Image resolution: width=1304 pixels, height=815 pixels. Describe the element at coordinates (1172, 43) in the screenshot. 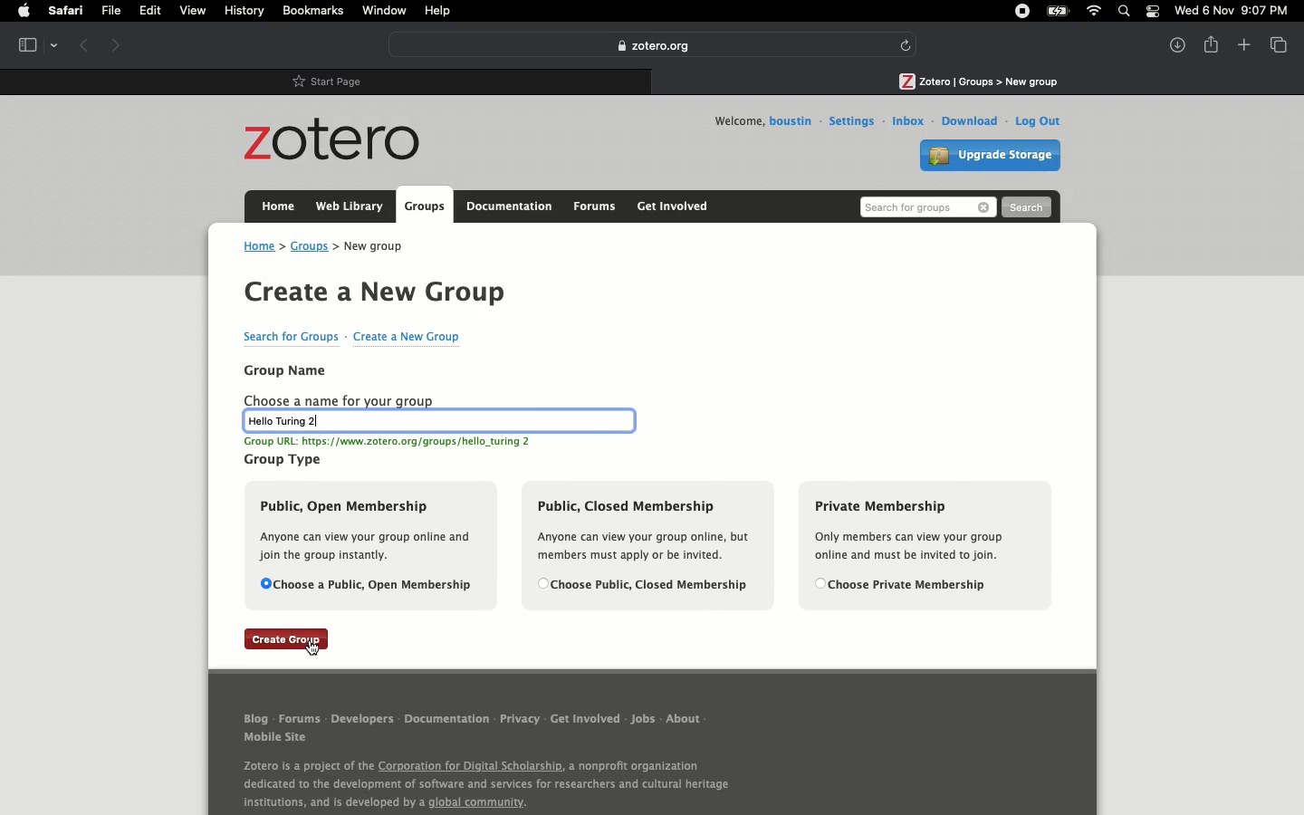

I see `Downlaods` at that location.